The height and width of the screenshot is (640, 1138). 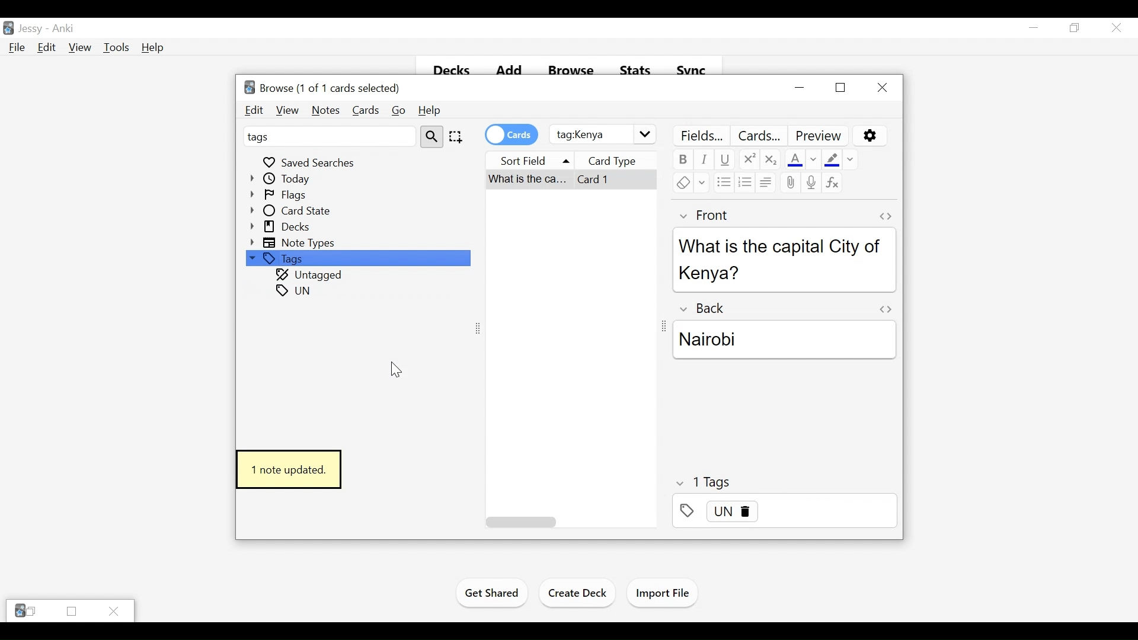 I want to click on View, so click(x=79, y=48).